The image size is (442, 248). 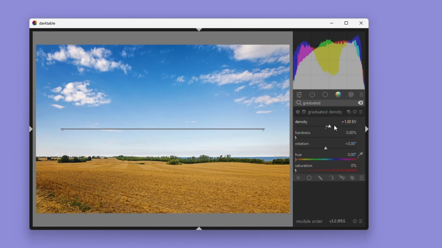 What do you see at coordinates (330, 178) in the screenshot?
I see `parametric mask` at bounding box center [330, 178].